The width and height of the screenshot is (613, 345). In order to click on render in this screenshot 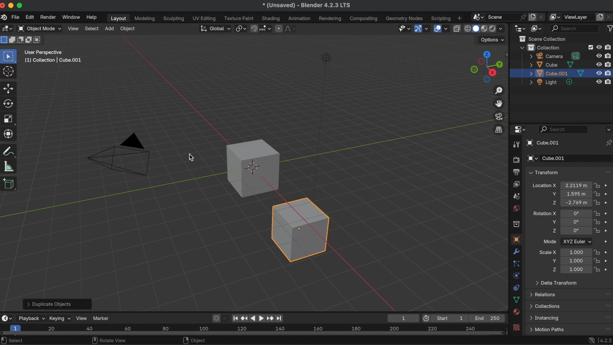, I will do `click(516, 160)`.